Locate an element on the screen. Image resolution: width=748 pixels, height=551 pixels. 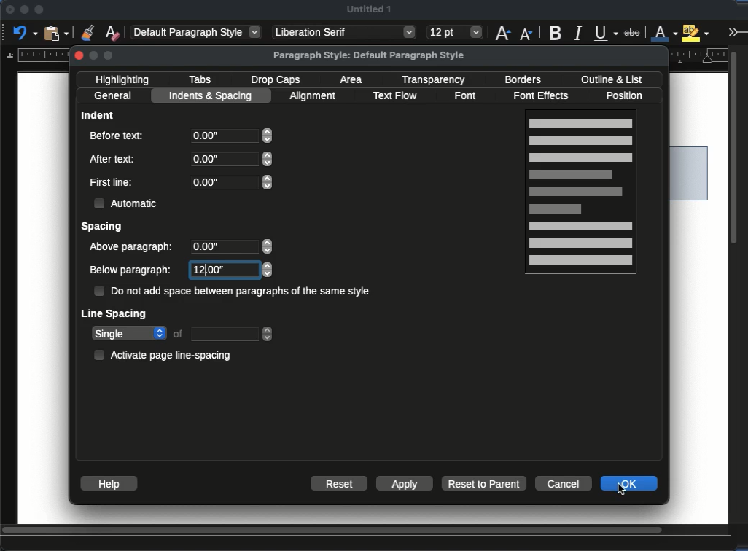
drop caps is located at coordinates (276, 81).